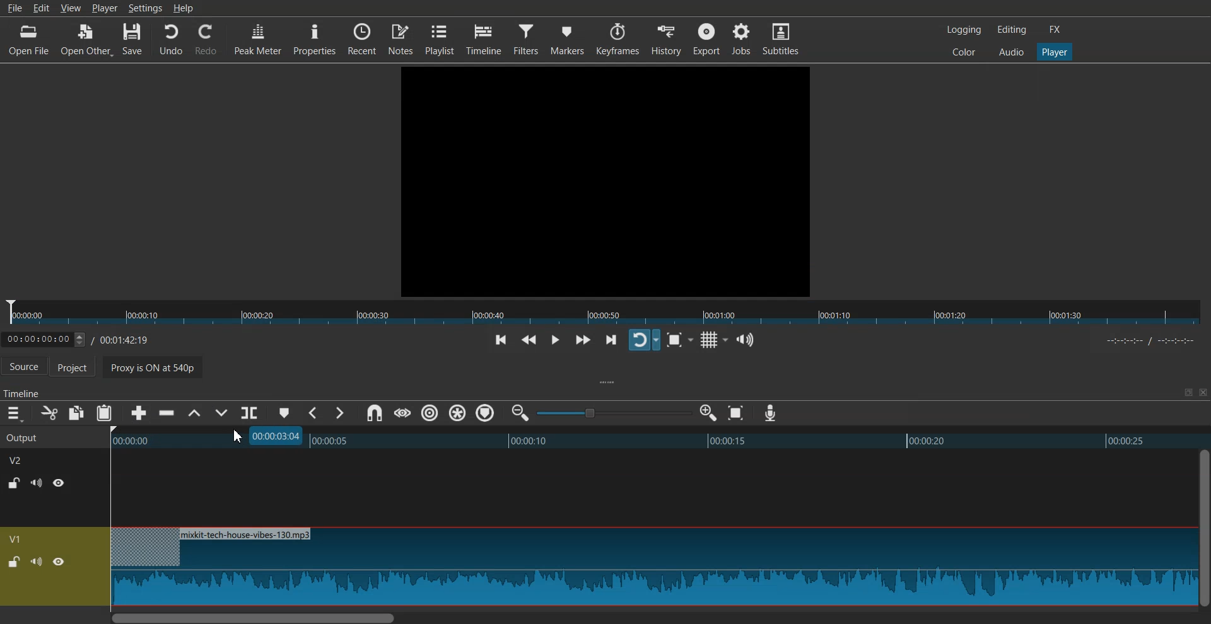 Image resolution: width=1211 pixels, height=624 pixels. What do you see at coordinates (781, 38) in the screenshot?
I see `Subtitles` at bounding box center [781, 38].